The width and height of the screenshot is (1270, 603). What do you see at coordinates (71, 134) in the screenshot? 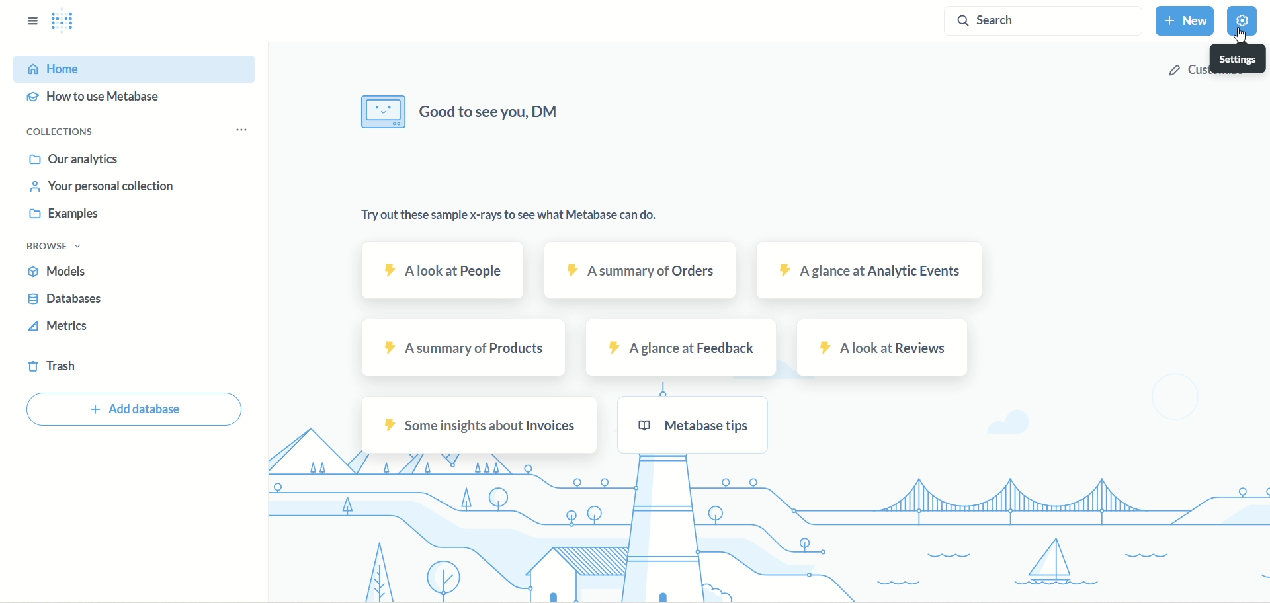
I see `collections` at bounding box center [71, 134].